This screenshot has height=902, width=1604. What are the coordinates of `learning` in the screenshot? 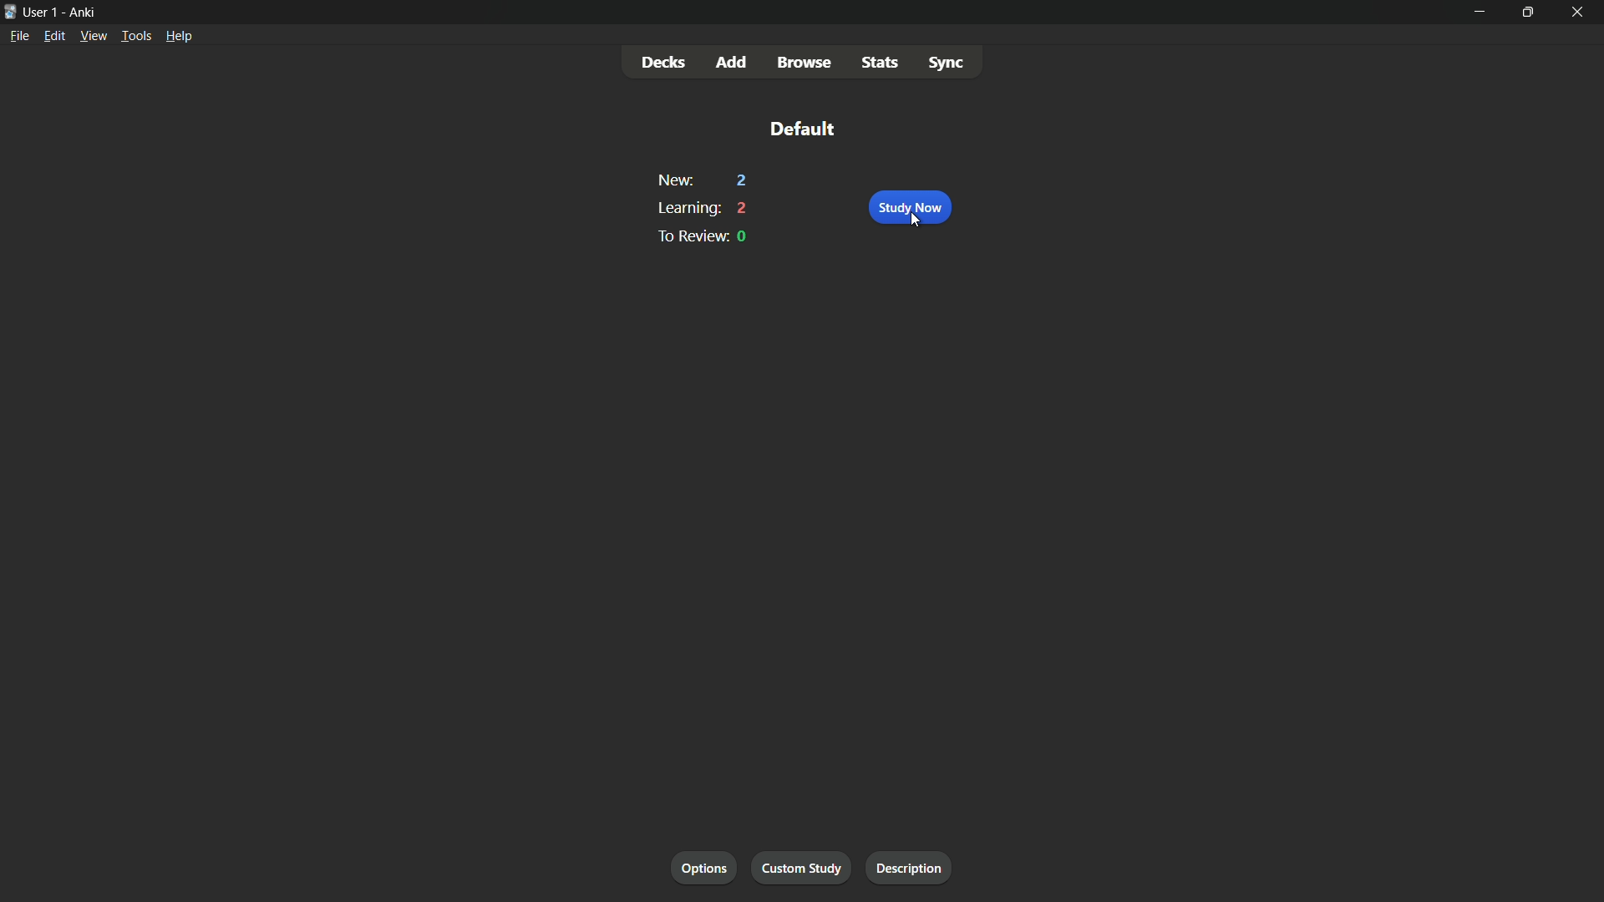 It's located at (688, 208).